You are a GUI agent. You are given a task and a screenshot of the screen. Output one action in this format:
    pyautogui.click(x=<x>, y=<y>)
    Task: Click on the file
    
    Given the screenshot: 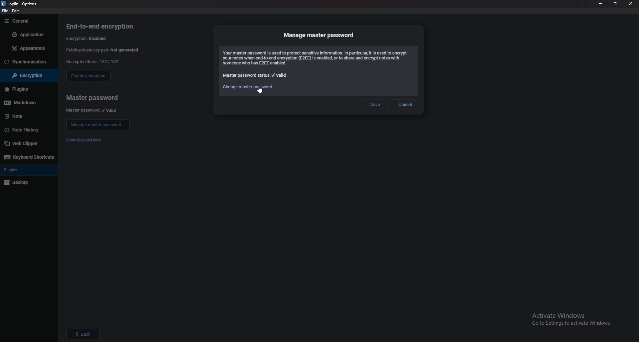 What is the action you would take?
    pyautogui.click(x=5, y=12)
    